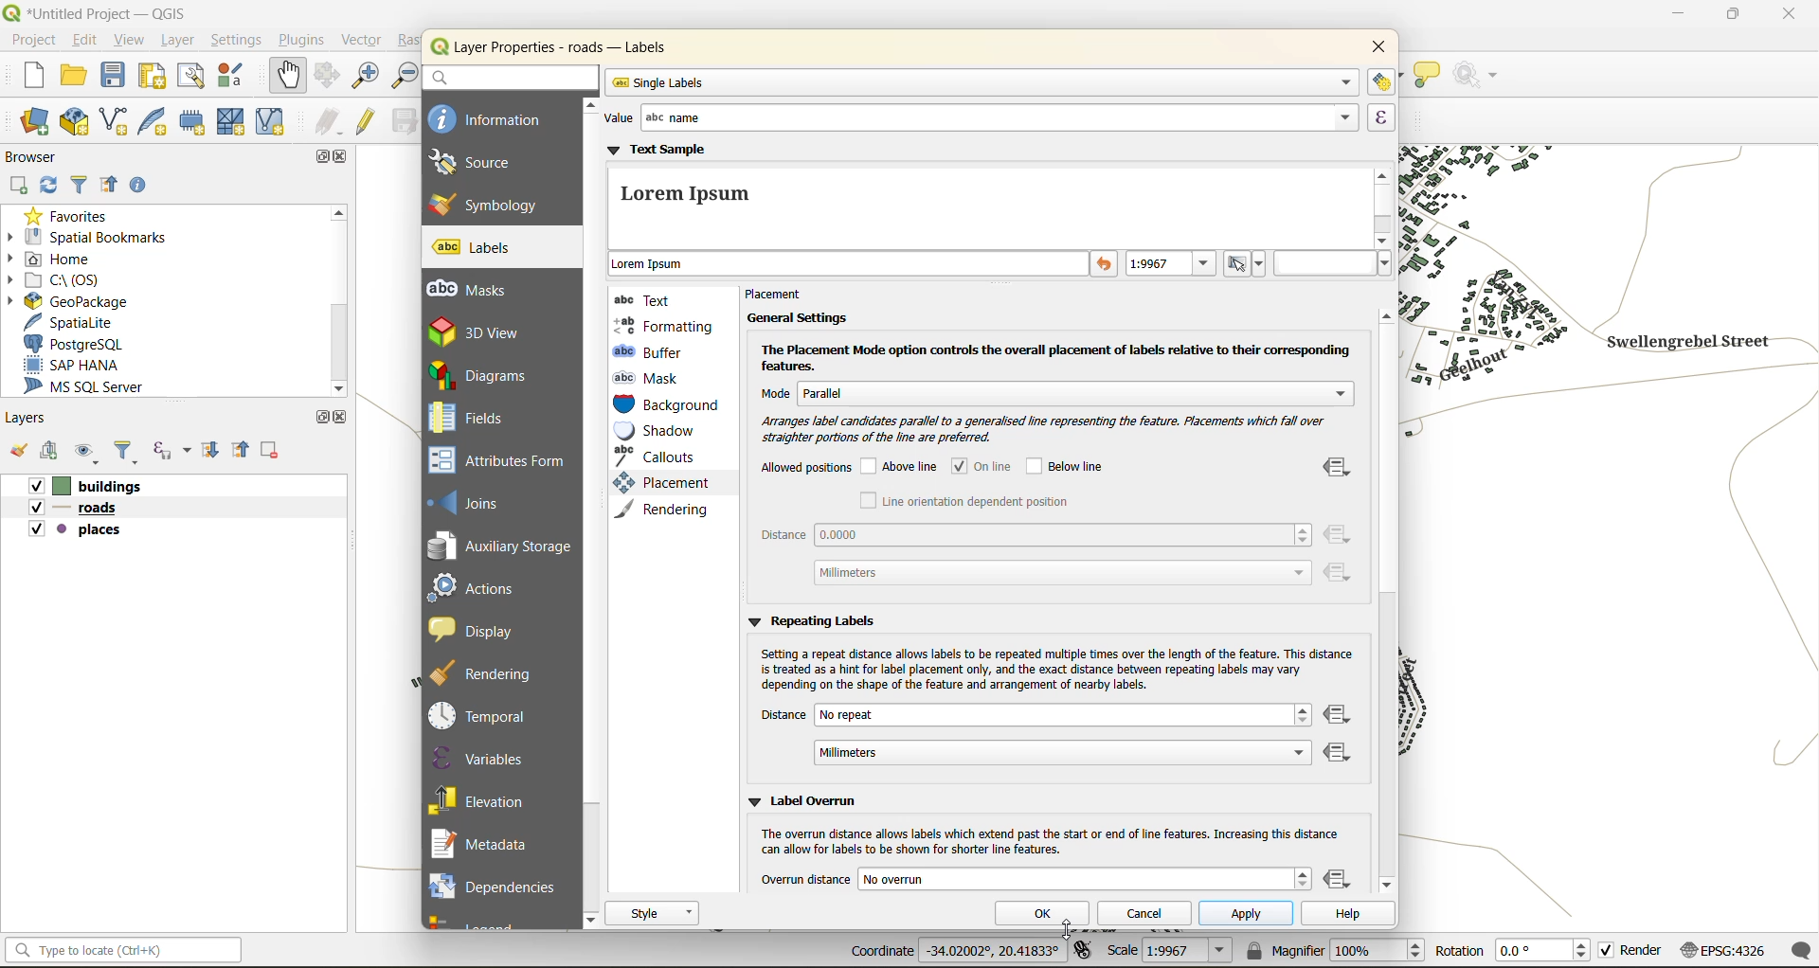  Describe the element at coordinates (367, 41) in the screenshot. I see `vector` at that location.